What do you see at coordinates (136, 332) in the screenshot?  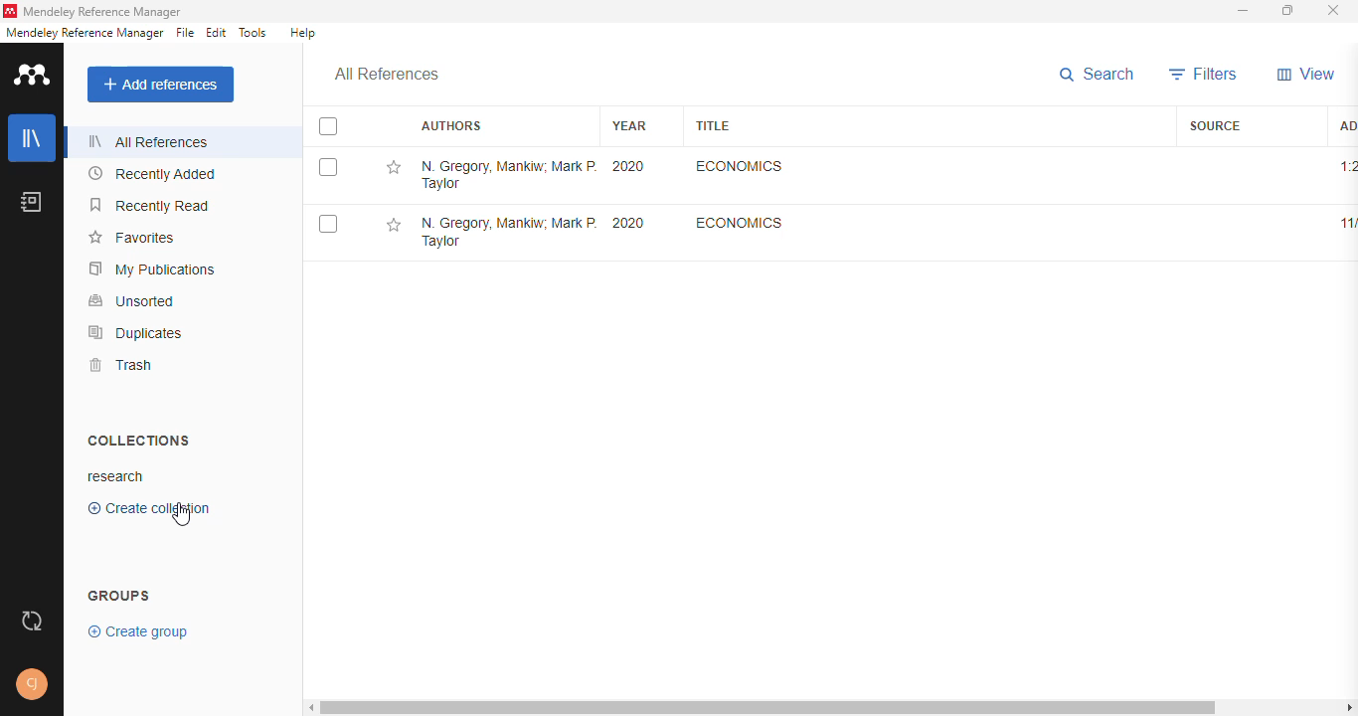 I see `duplicates` at bounding box center [136, 332].